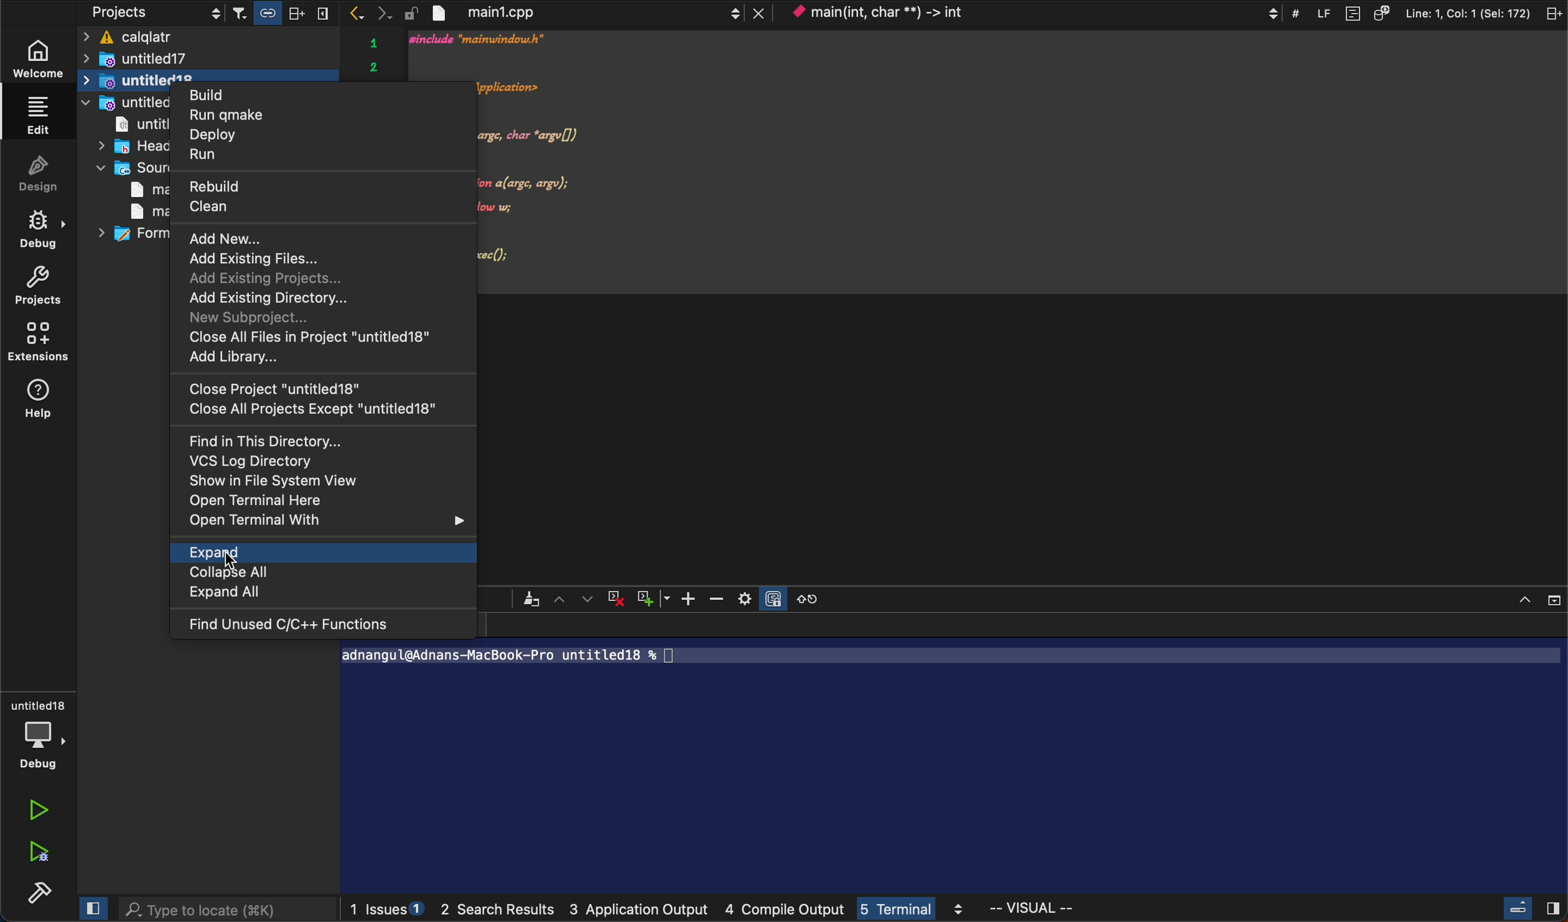 This screenshot has width=1568, height=922. What do you see at coordinates (40, 728) in the screenshot?
I see `debug` at bounding box center [40, 728].